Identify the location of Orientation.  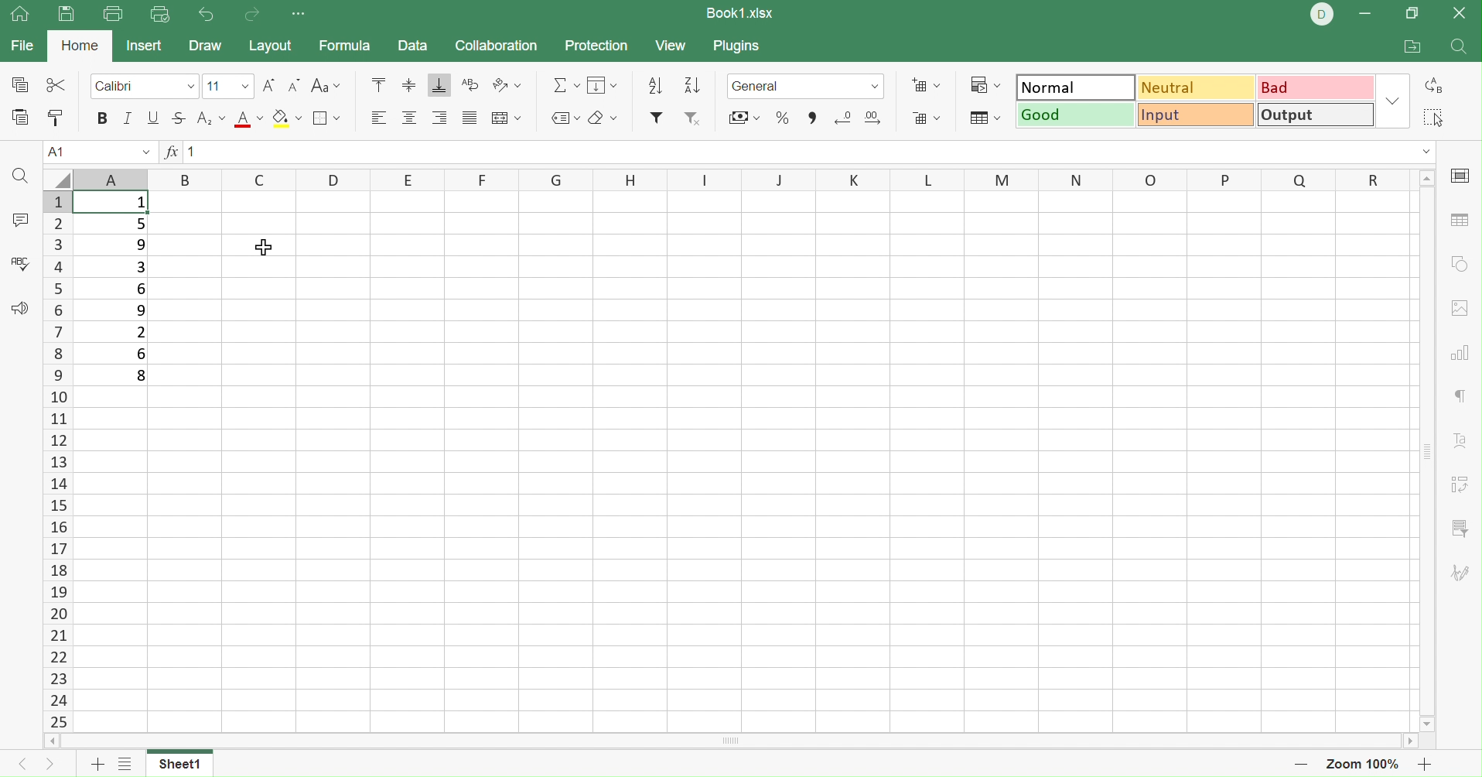
(505, 87).